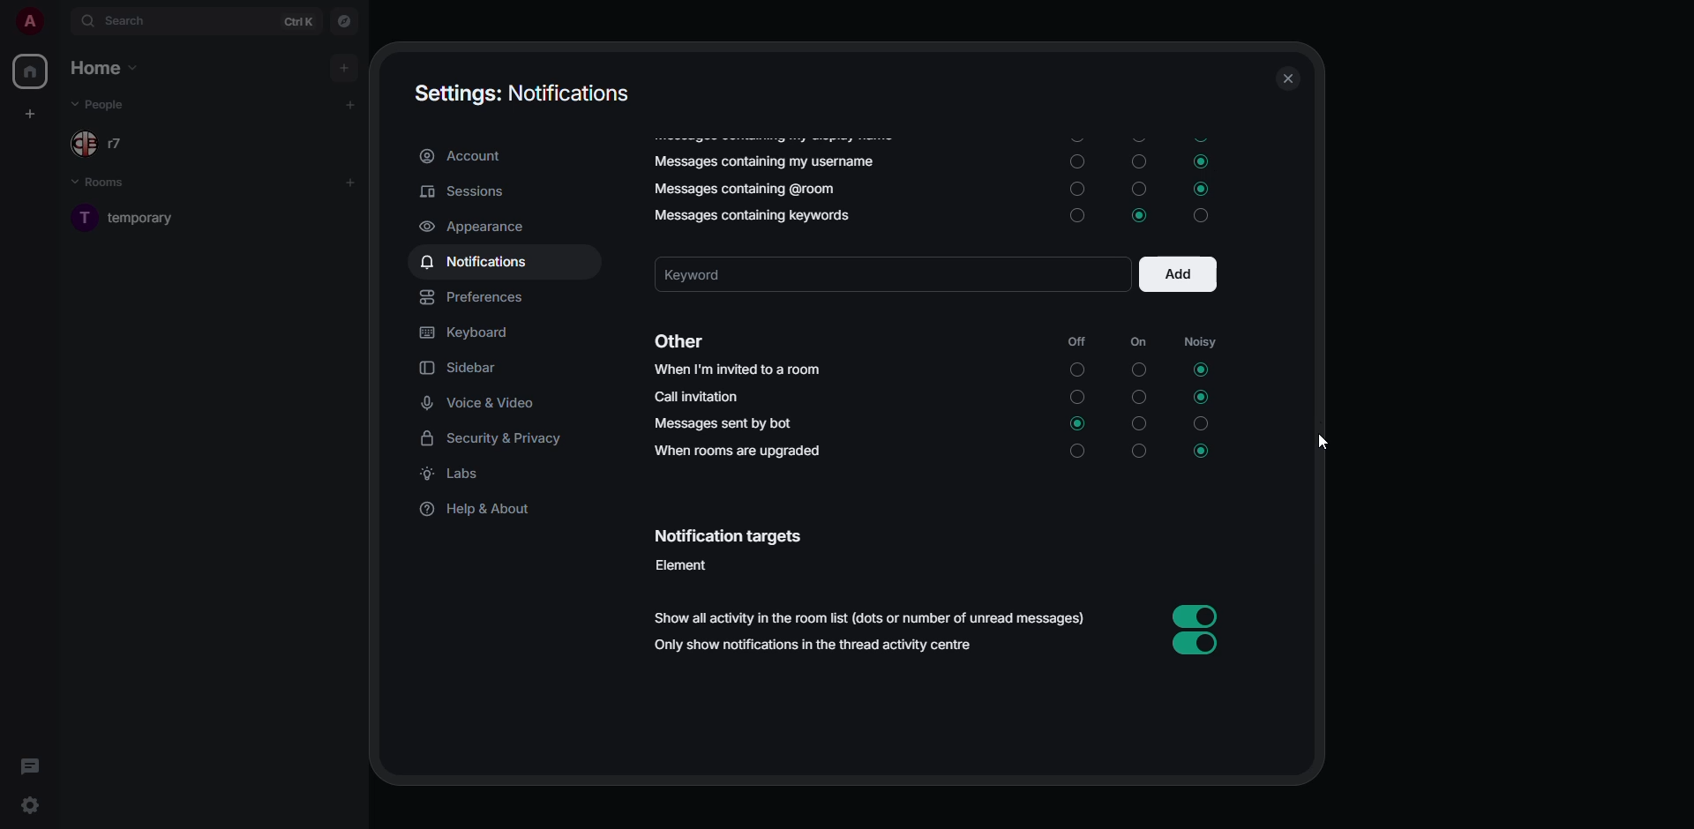 This screenshot has height=829, width=1694. What do you see at coordinates (346, 64) in the screenshot?
I see `add` at bounding box center [346, 64].